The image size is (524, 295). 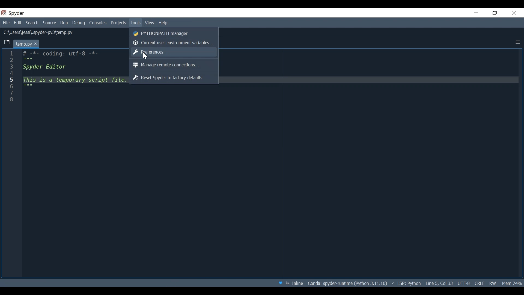 I want to click on Reset Spyder to factory defaults, so click(x=172, y=78).